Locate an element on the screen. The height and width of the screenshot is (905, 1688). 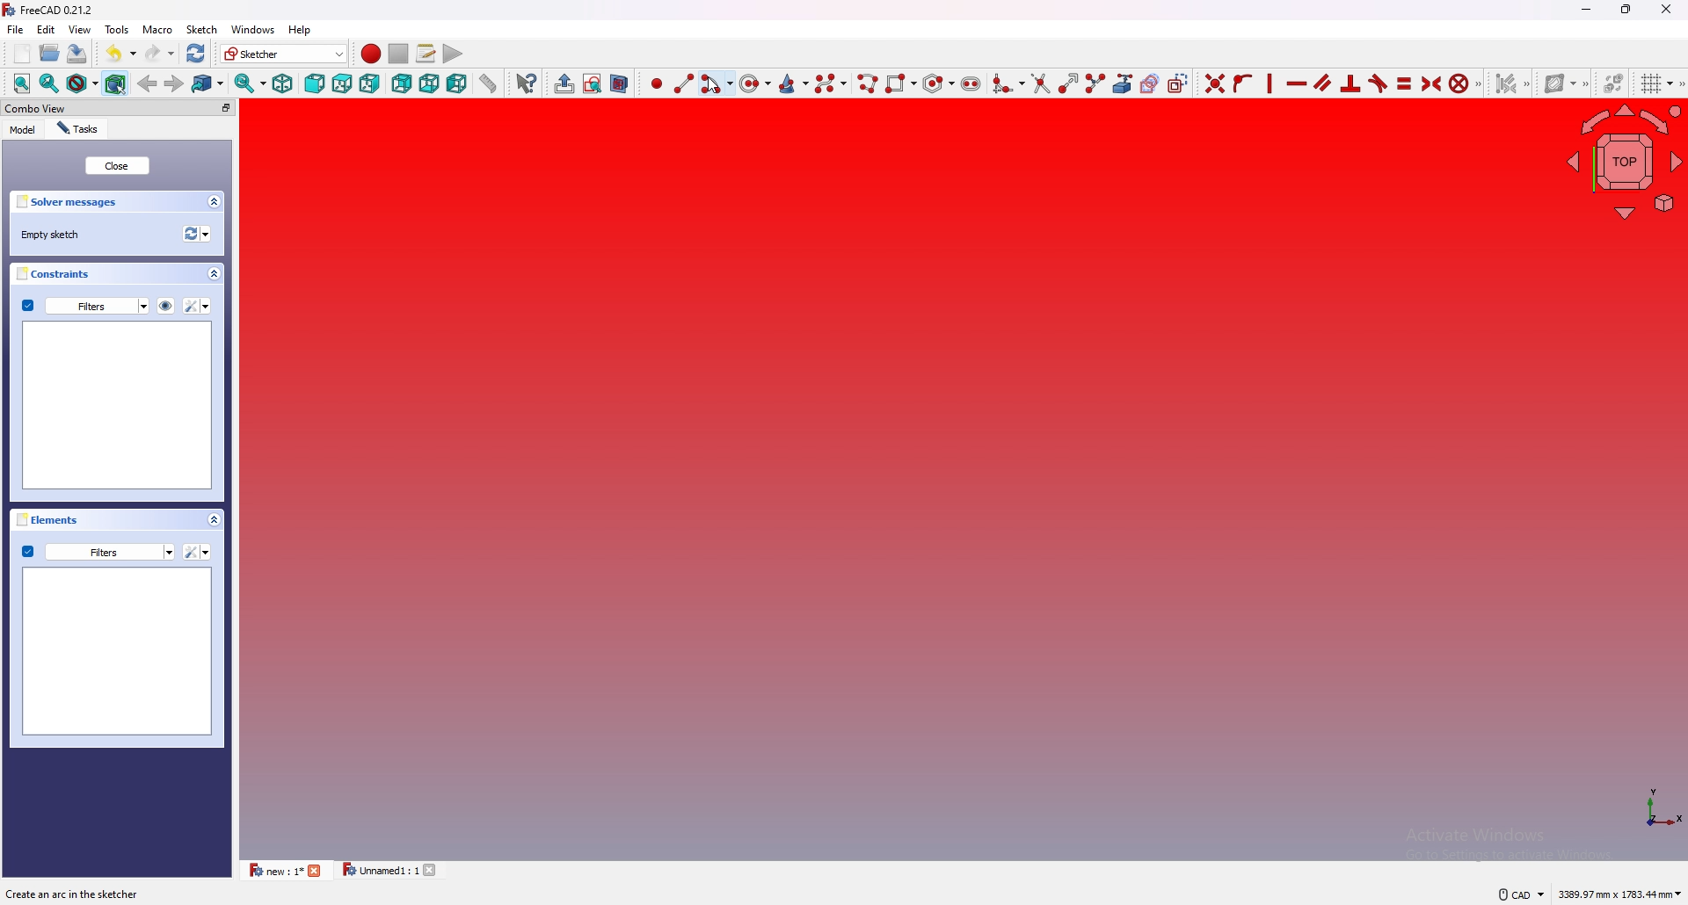
create line is located at coordinates (684, 83).